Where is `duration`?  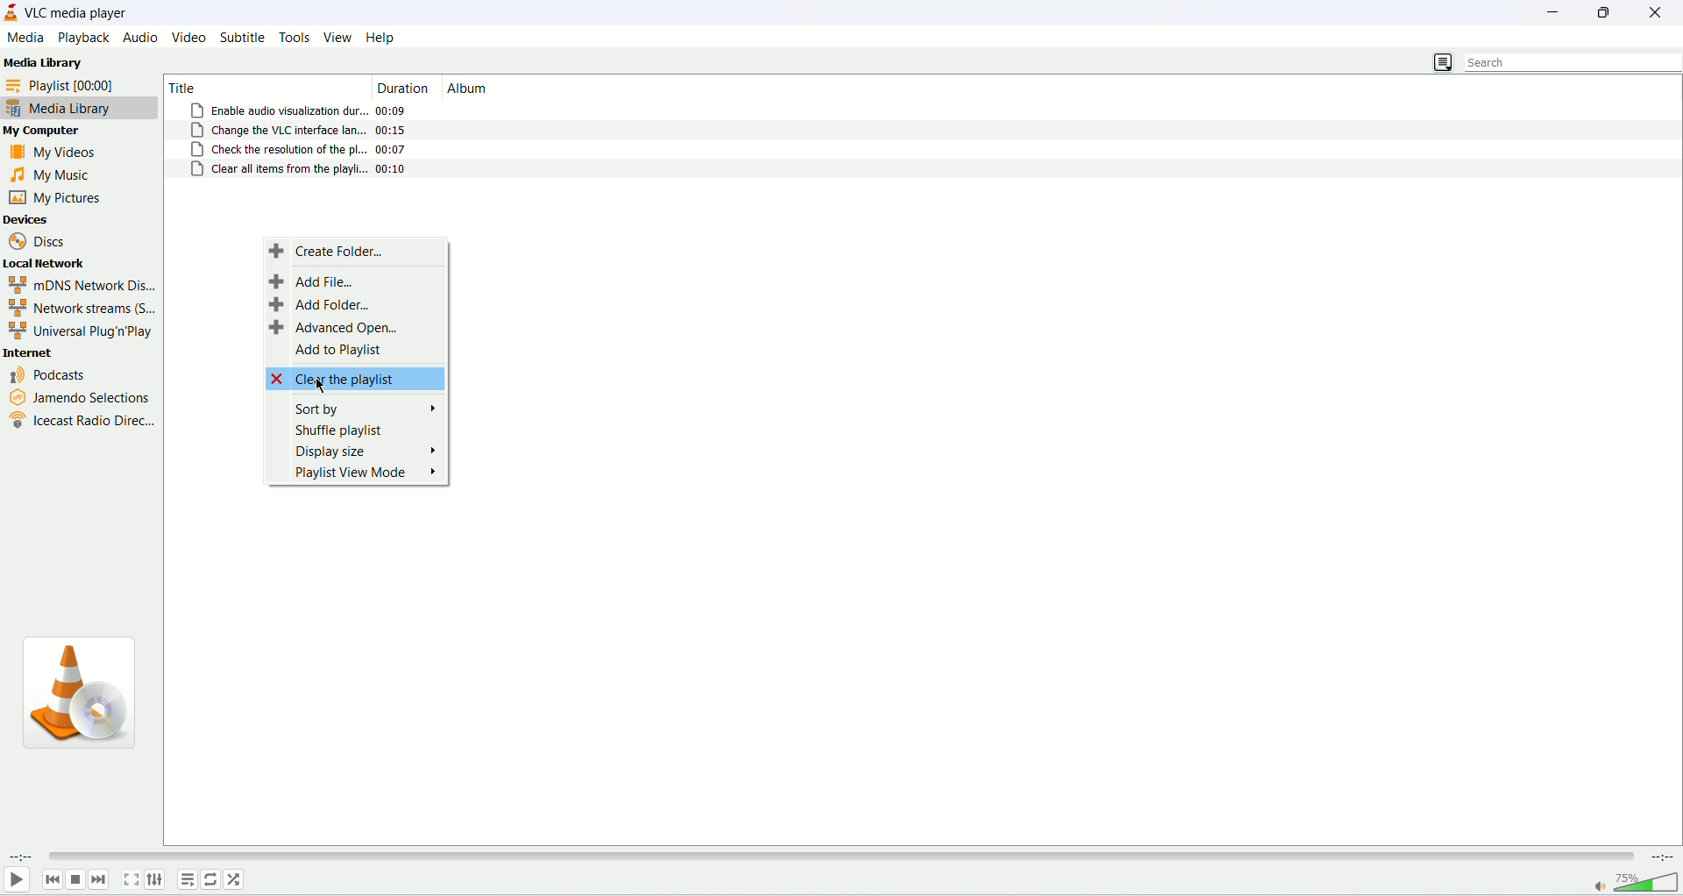
duration is located at coordinates (406, 88).